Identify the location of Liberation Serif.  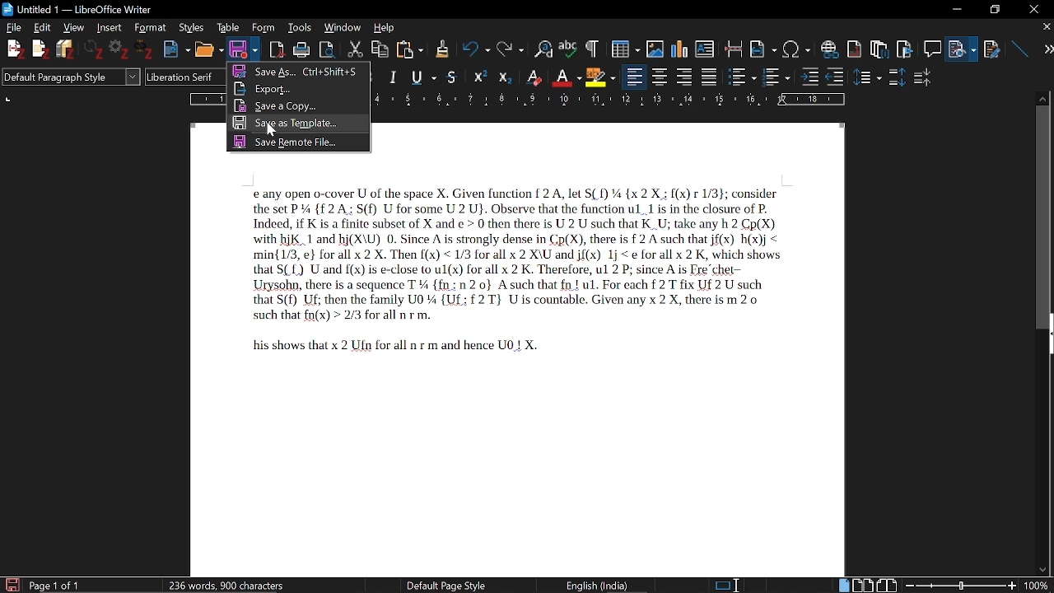
(180, 78).